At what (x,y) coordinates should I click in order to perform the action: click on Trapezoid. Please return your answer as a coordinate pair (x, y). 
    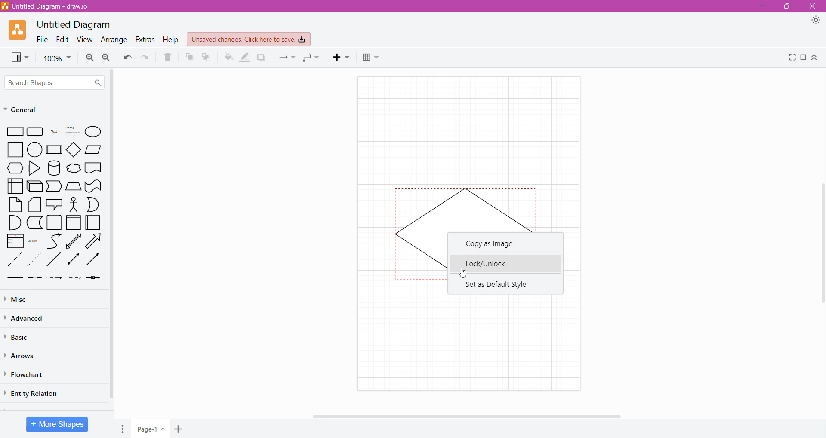
    Looking at the image, I should click on (73, 186).